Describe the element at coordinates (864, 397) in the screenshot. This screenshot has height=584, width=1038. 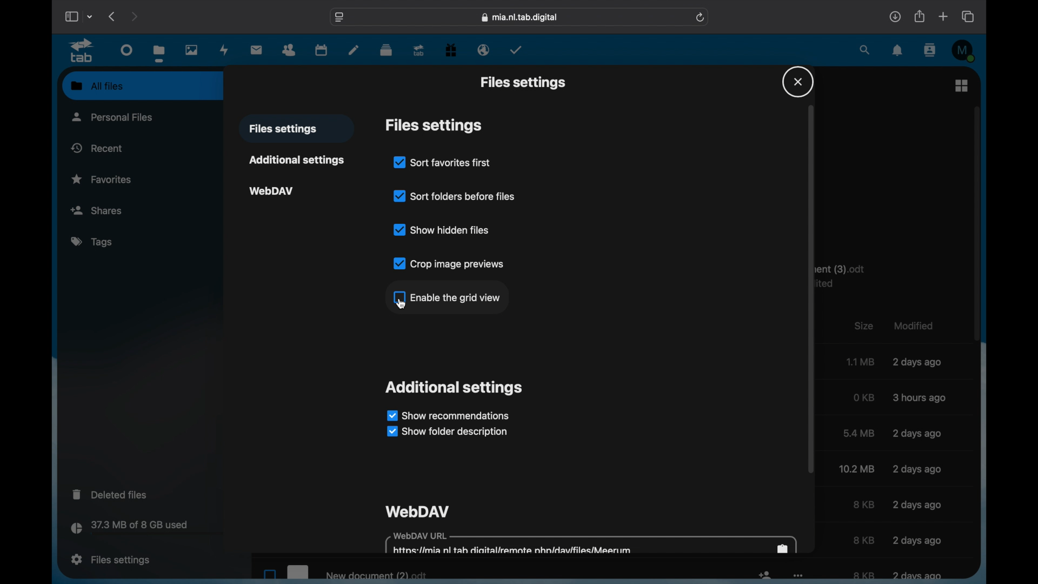
I see `size` at that location.